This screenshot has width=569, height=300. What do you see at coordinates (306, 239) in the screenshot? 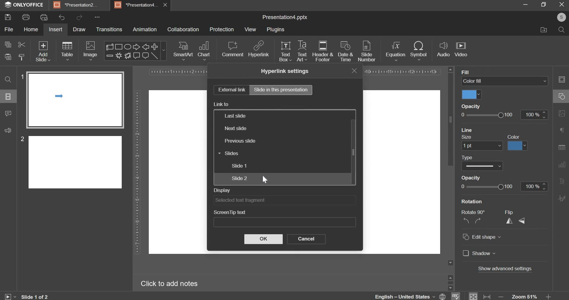
I see `cancel` at bounding box center [306, 239].